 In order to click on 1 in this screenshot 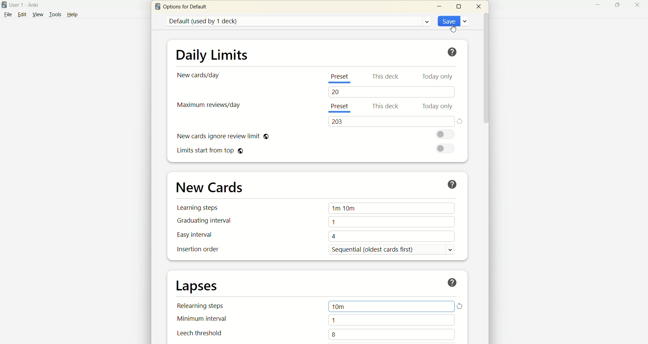, I will do `click(391, 321)`.